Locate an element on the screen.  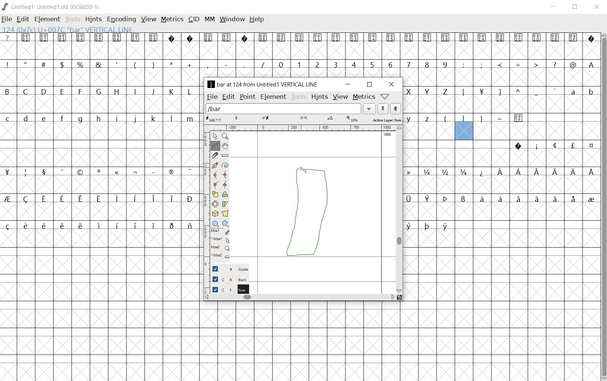
mse1 is located at coordinates (219, 231).